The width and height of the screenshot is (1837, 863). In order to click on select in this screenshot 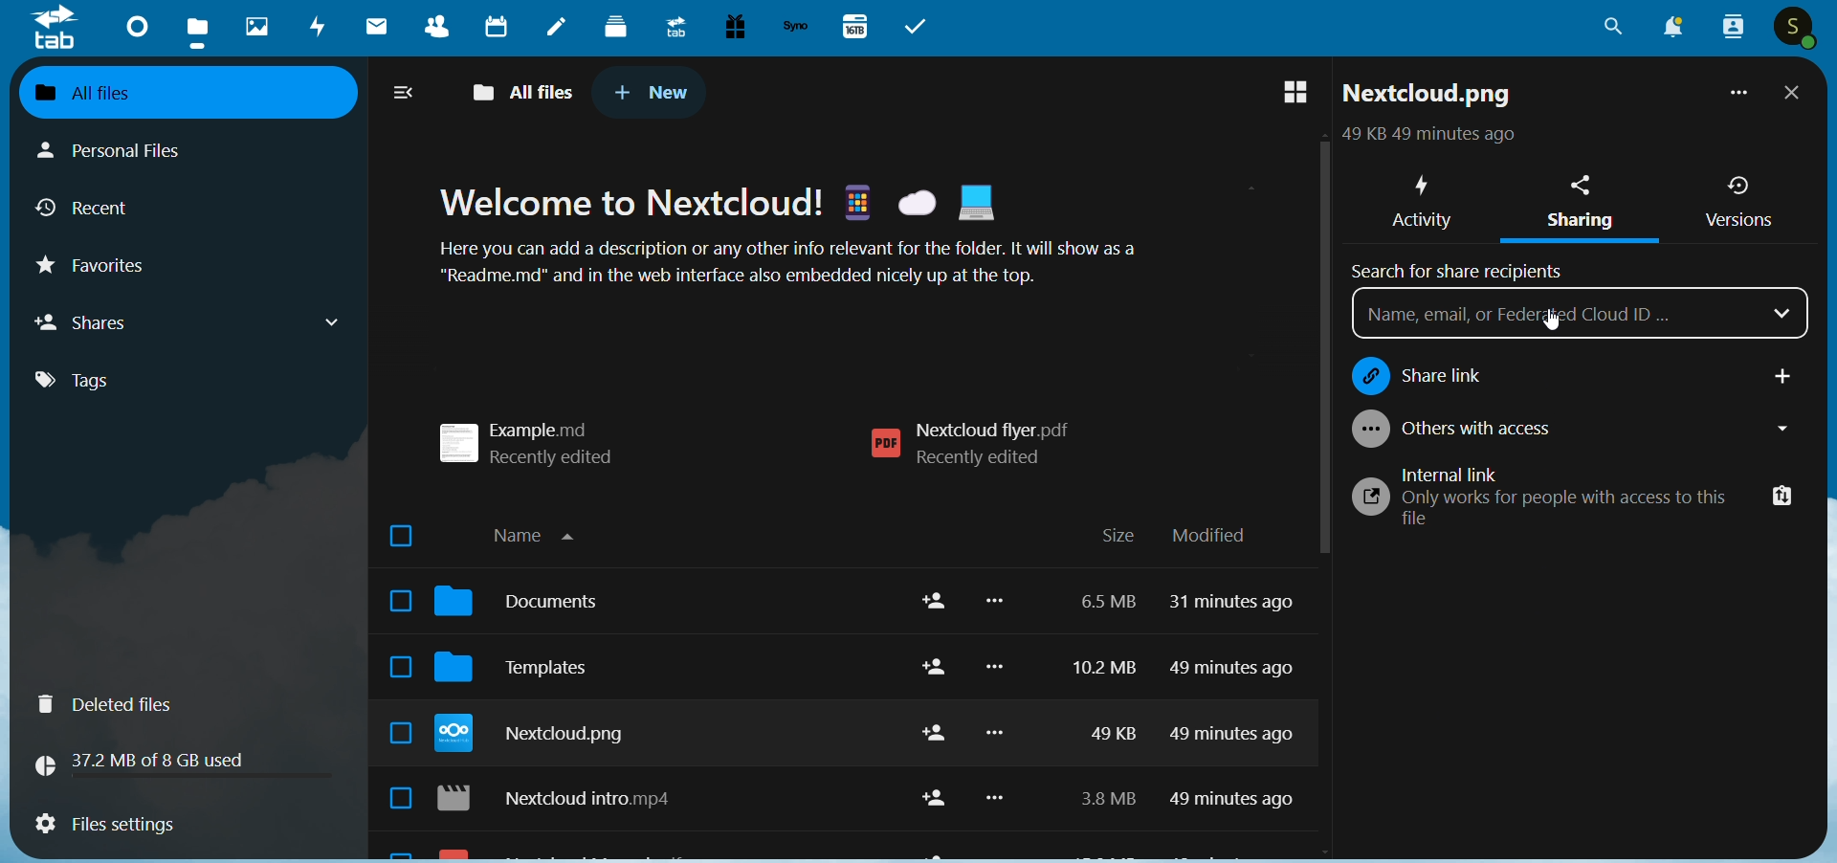, I will do `click(392, 670)`.